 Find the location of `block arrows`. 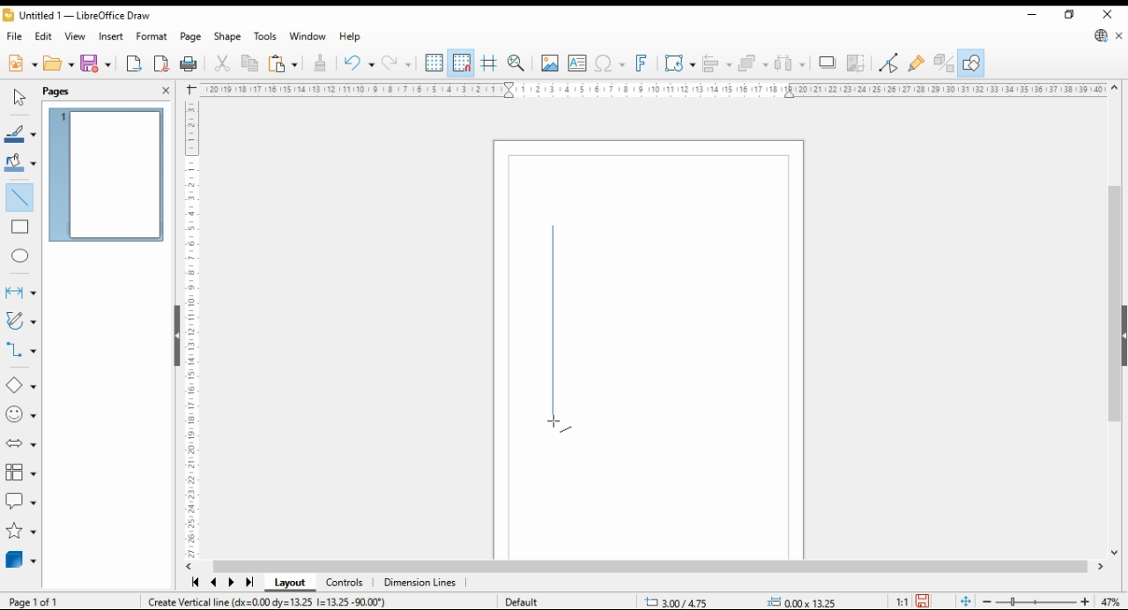

block arrows is located at coordinates (21, 443).